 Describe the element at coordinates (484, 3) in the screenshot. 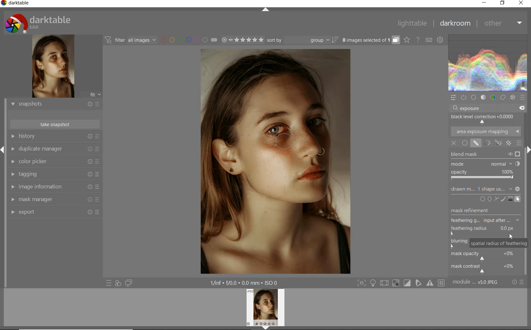

I see `minimize` at that location.